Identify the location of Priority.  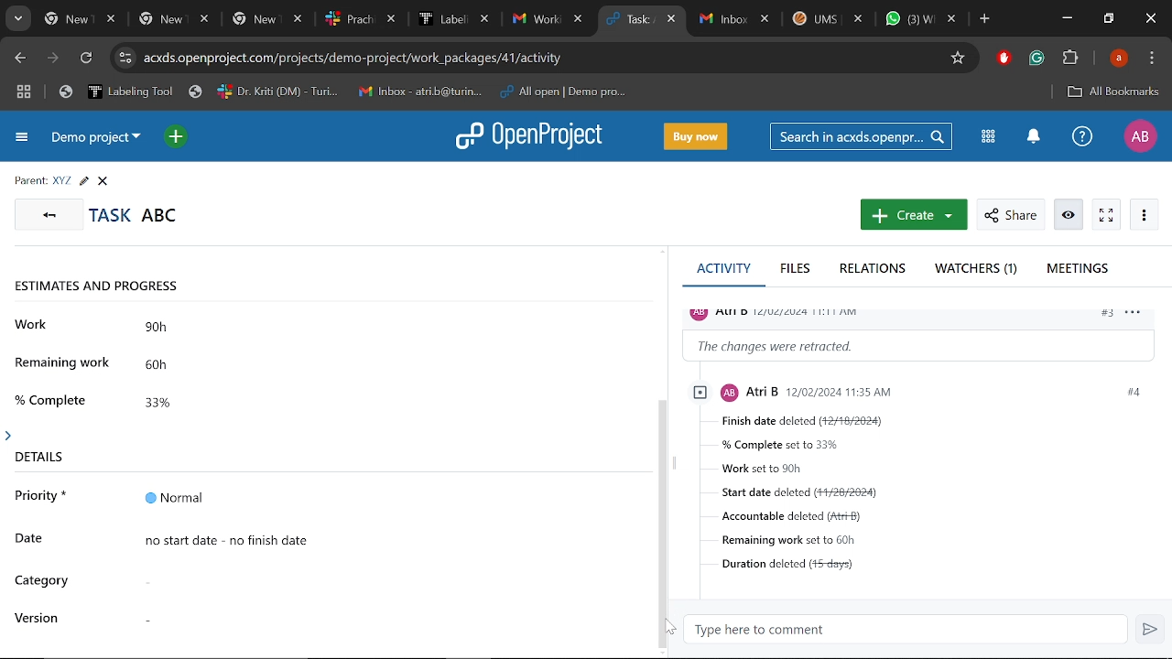
(387, 498).